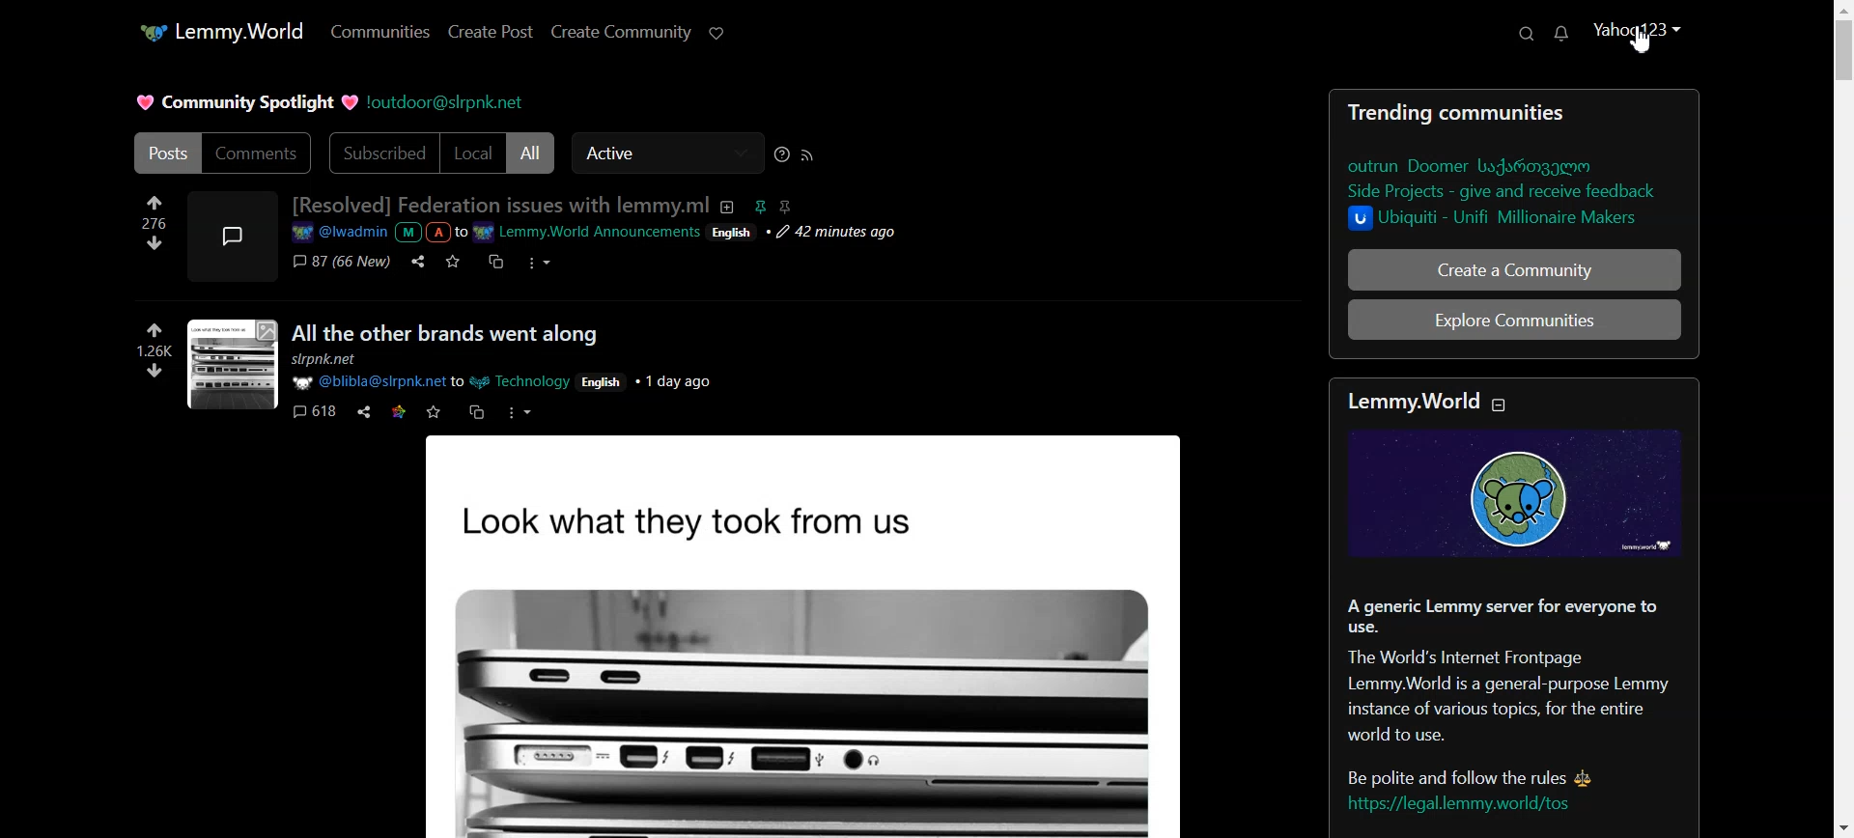 This screenshot has width=1854, height=838. What do you see at coordinates (453, 262) in the screenshot?
I see `save` at bounding box center [453, 262].